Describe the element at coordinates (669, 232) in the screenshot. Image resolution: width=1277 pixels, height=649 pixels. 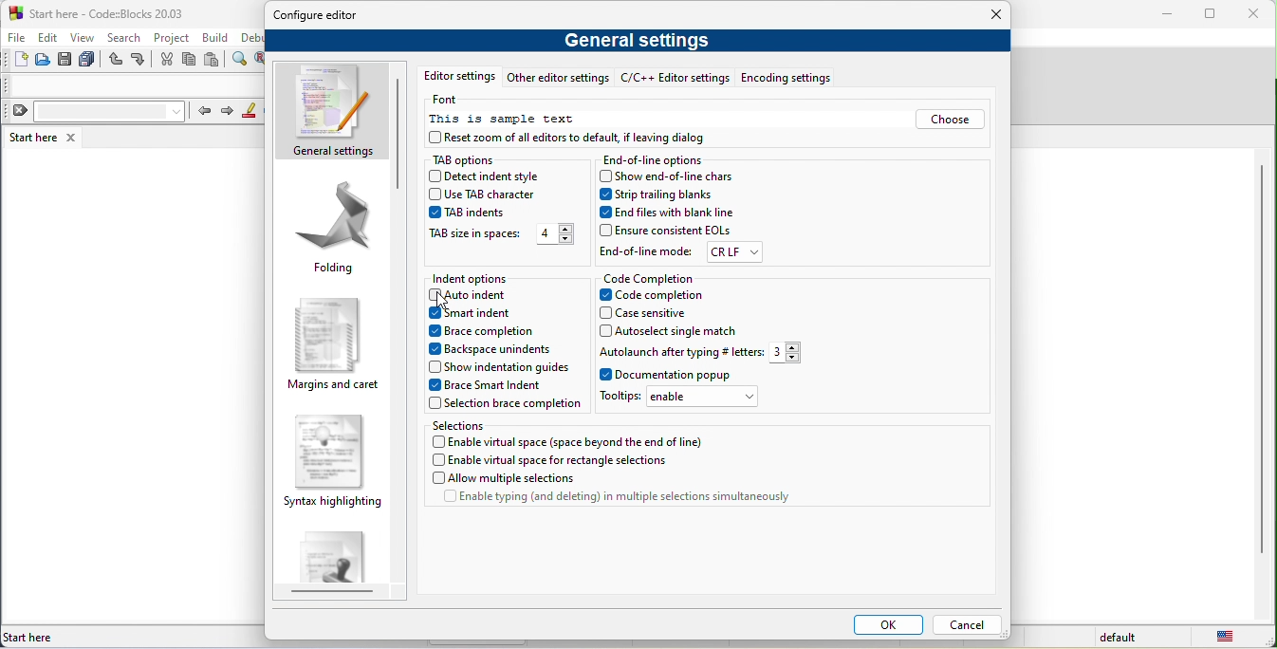
I see `ensure consistent eols` at that location.